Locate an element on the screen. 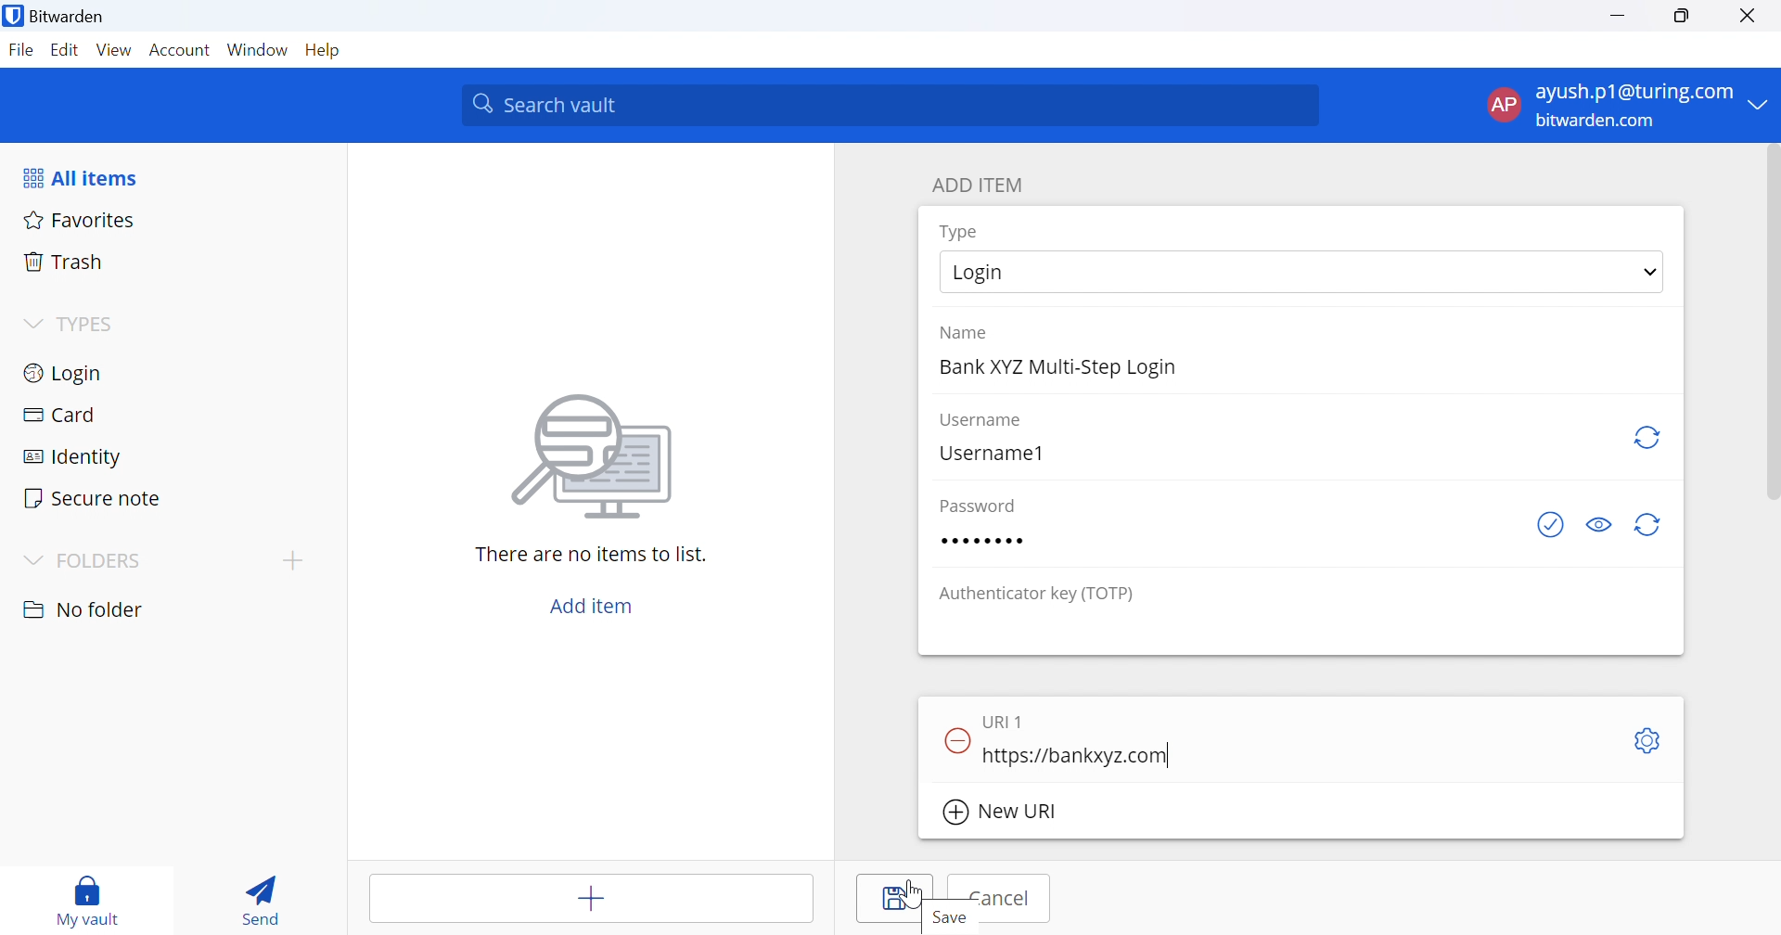  Send is located at coordinates (264, 895).